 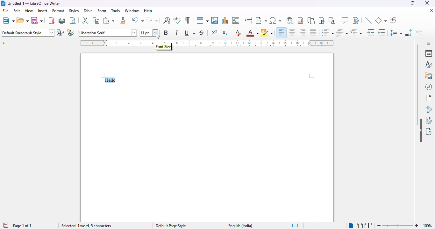 I want to click on save, so click(x=37, y=20).